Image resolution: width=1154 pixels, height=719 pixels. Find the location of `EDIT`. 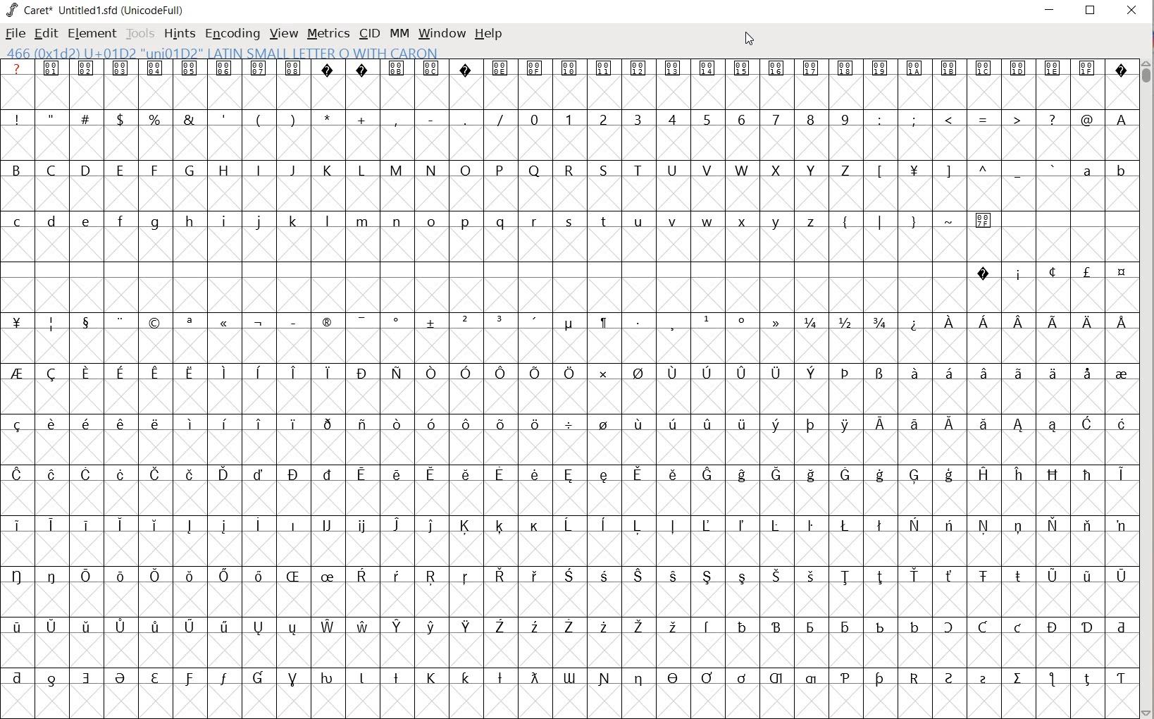

EDIT is located at coordinates (47, 34).